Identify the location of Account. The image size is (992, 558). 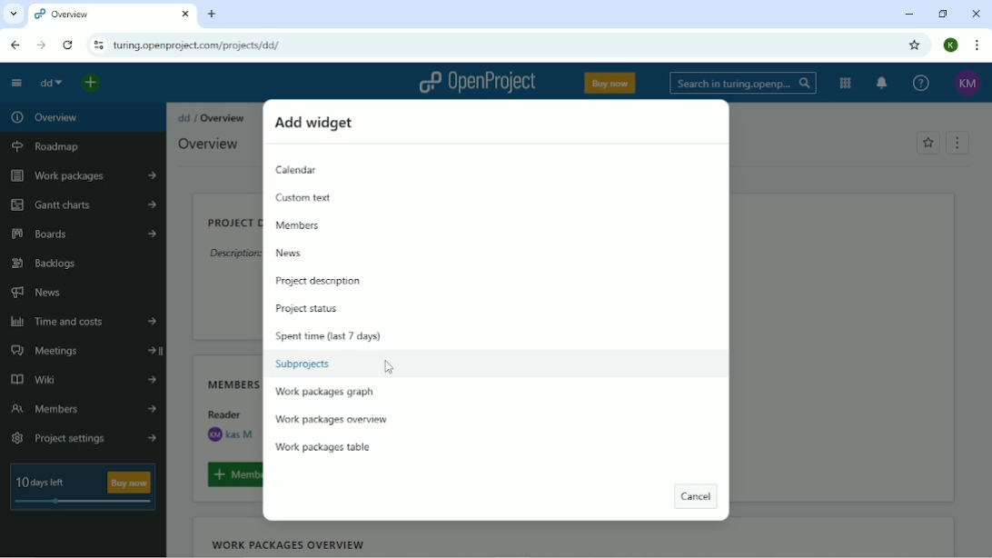
(950, 45).